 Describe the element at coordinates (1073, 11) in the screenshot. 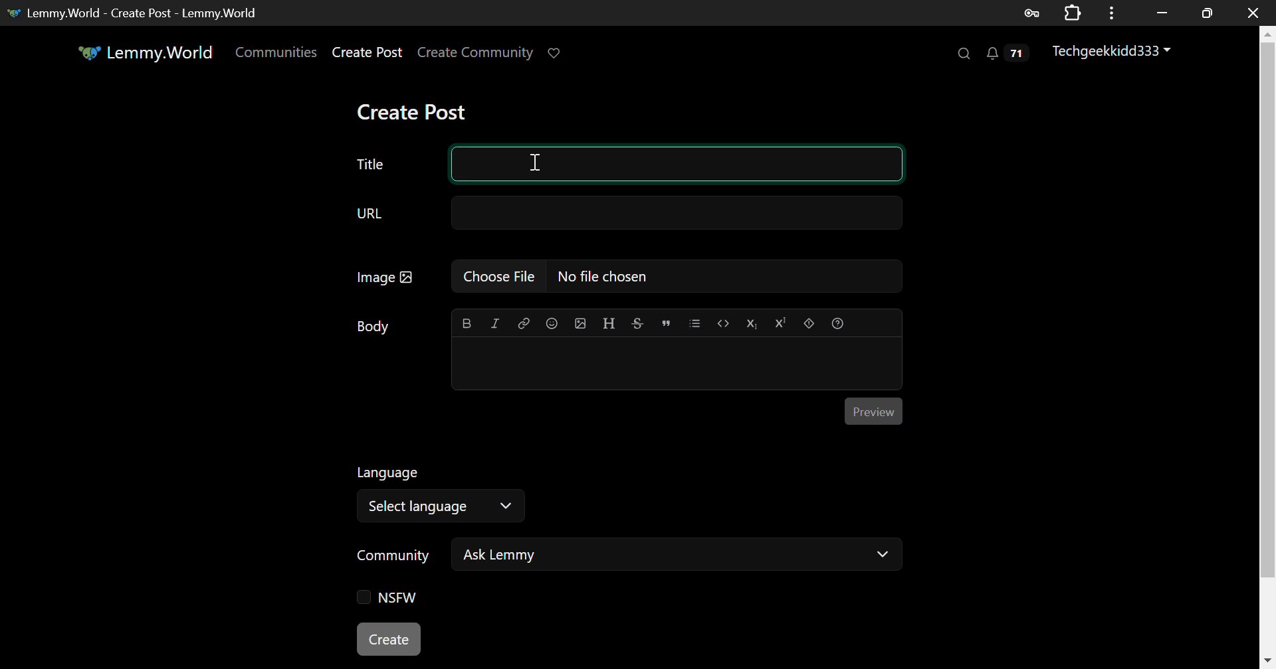

I see `Extensions` at that location.